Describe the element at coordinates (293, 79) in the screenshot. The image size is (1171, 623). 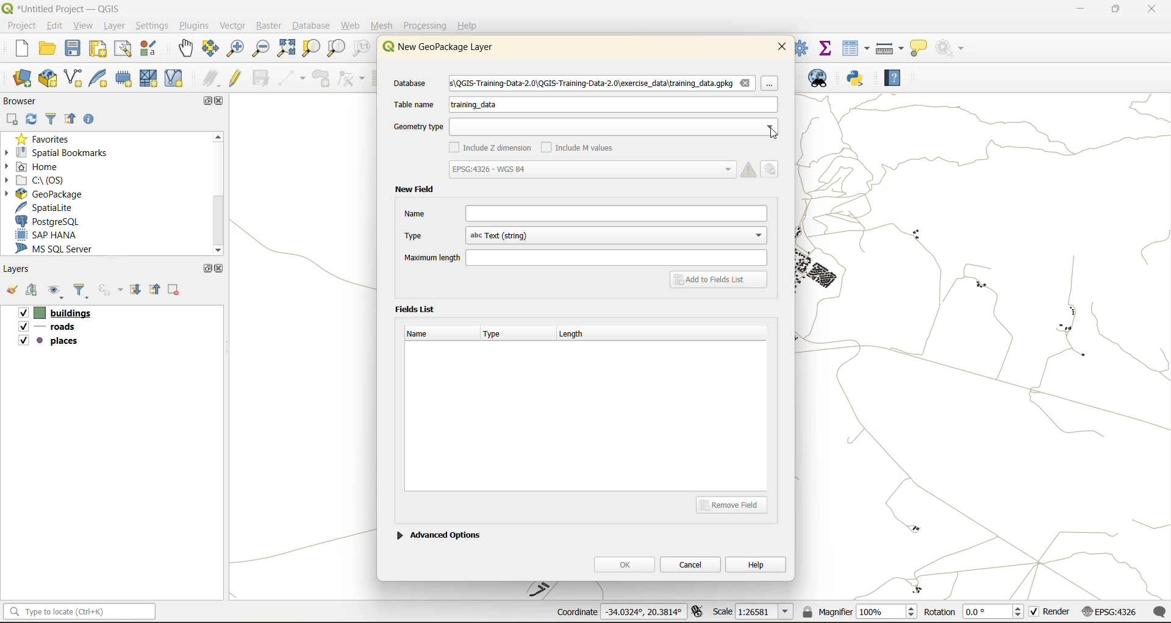
I see `digitize` at that location.